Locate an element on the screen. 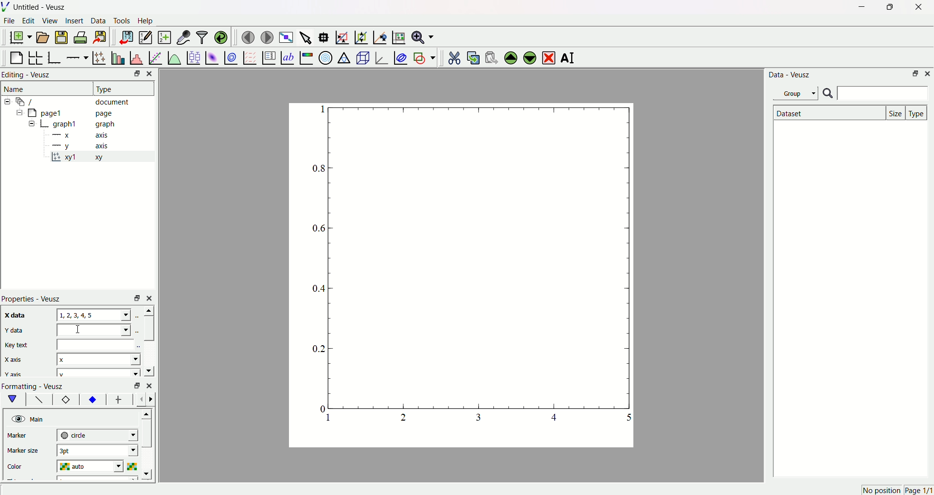 The image size is (934, 495). text label is located at coordinates (287, 57).